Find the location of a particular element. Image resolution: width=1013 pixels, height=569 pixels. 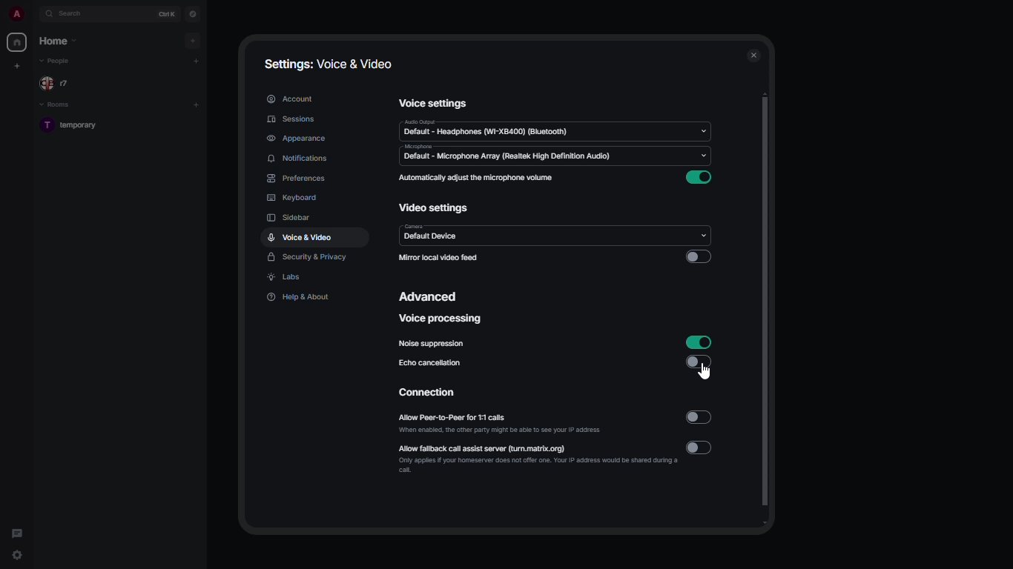

add is located at coordinates (199, 60).